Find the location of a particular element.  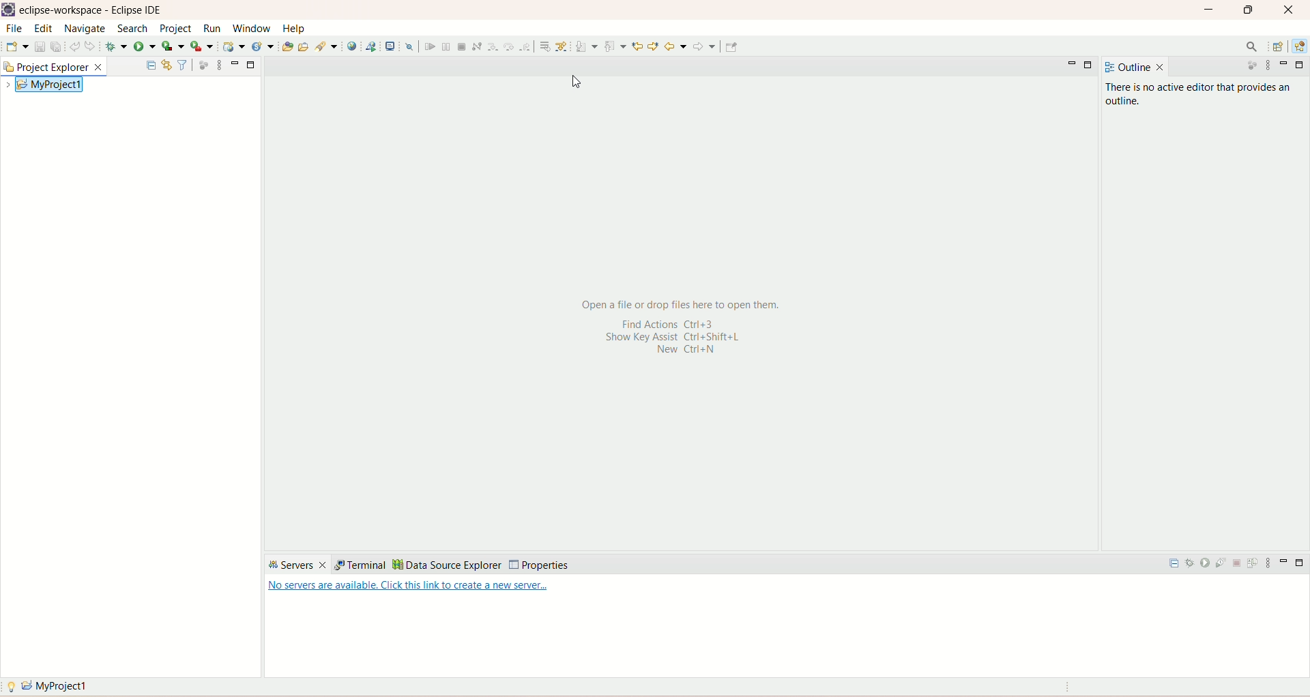

window is located at coordinates (253, 28).